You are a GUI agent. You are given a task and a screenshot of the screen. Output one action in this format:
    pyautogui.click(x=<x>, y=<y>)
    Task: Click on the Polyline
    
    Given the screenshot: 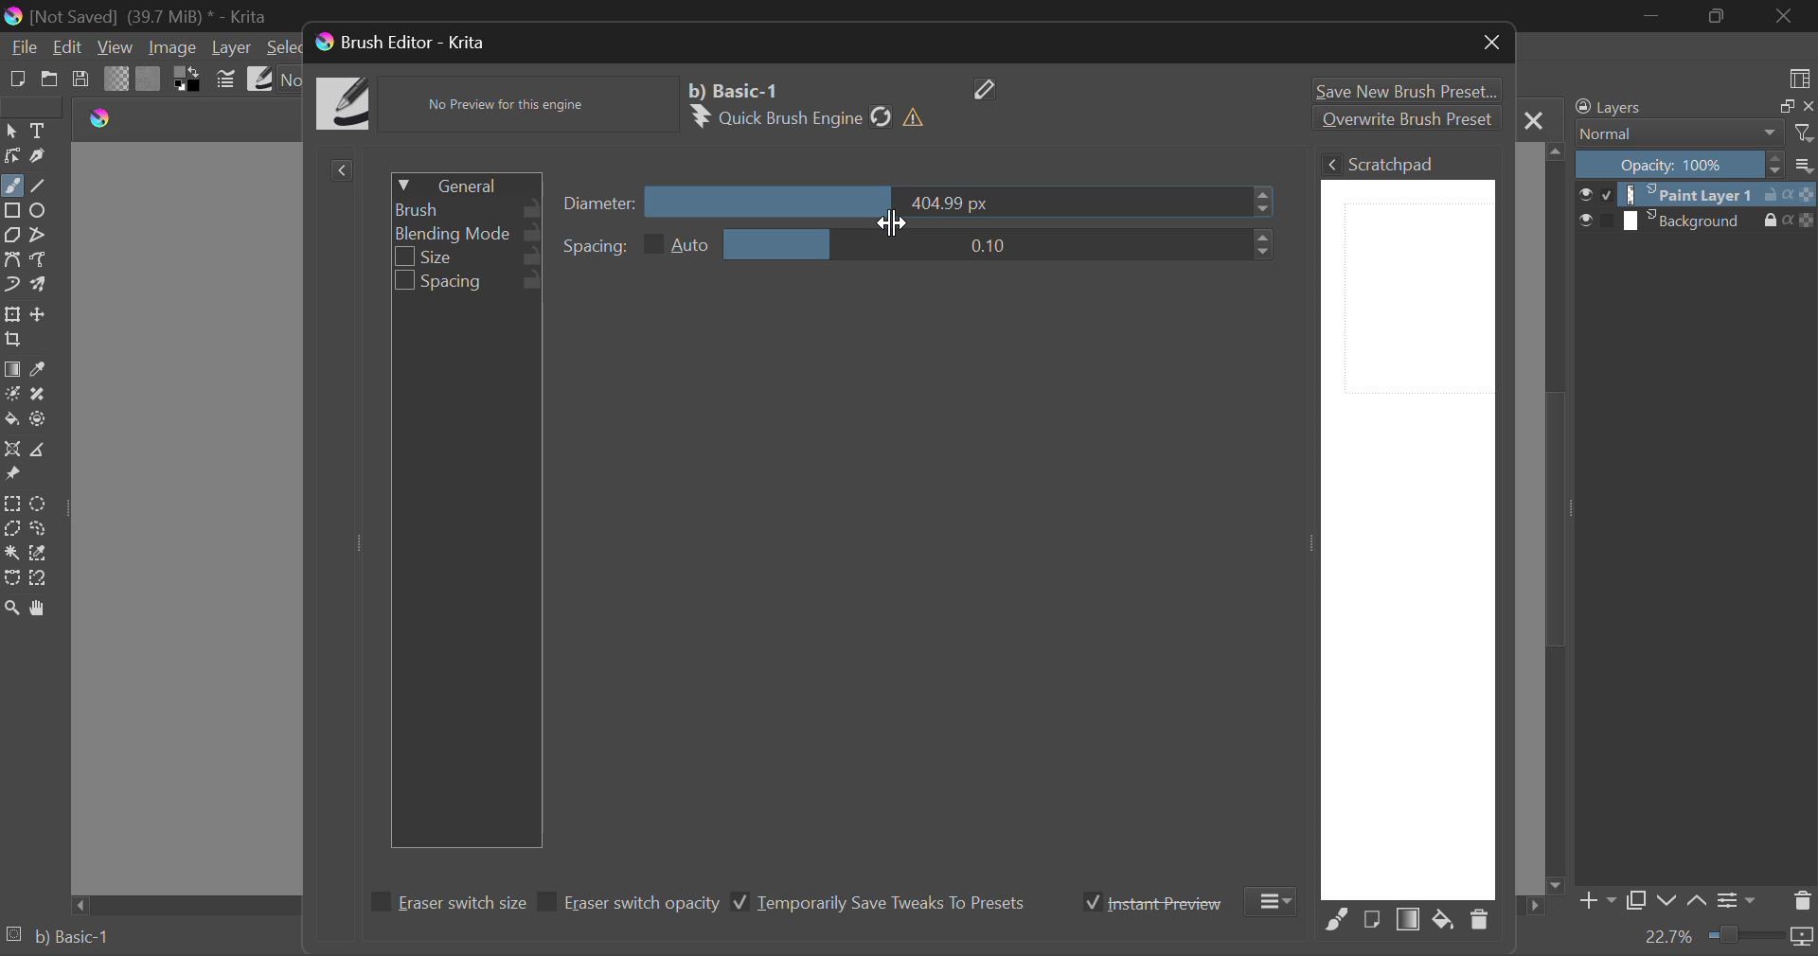 What is the action you would take?
    pyautogui.click(x=42, y=235)
    